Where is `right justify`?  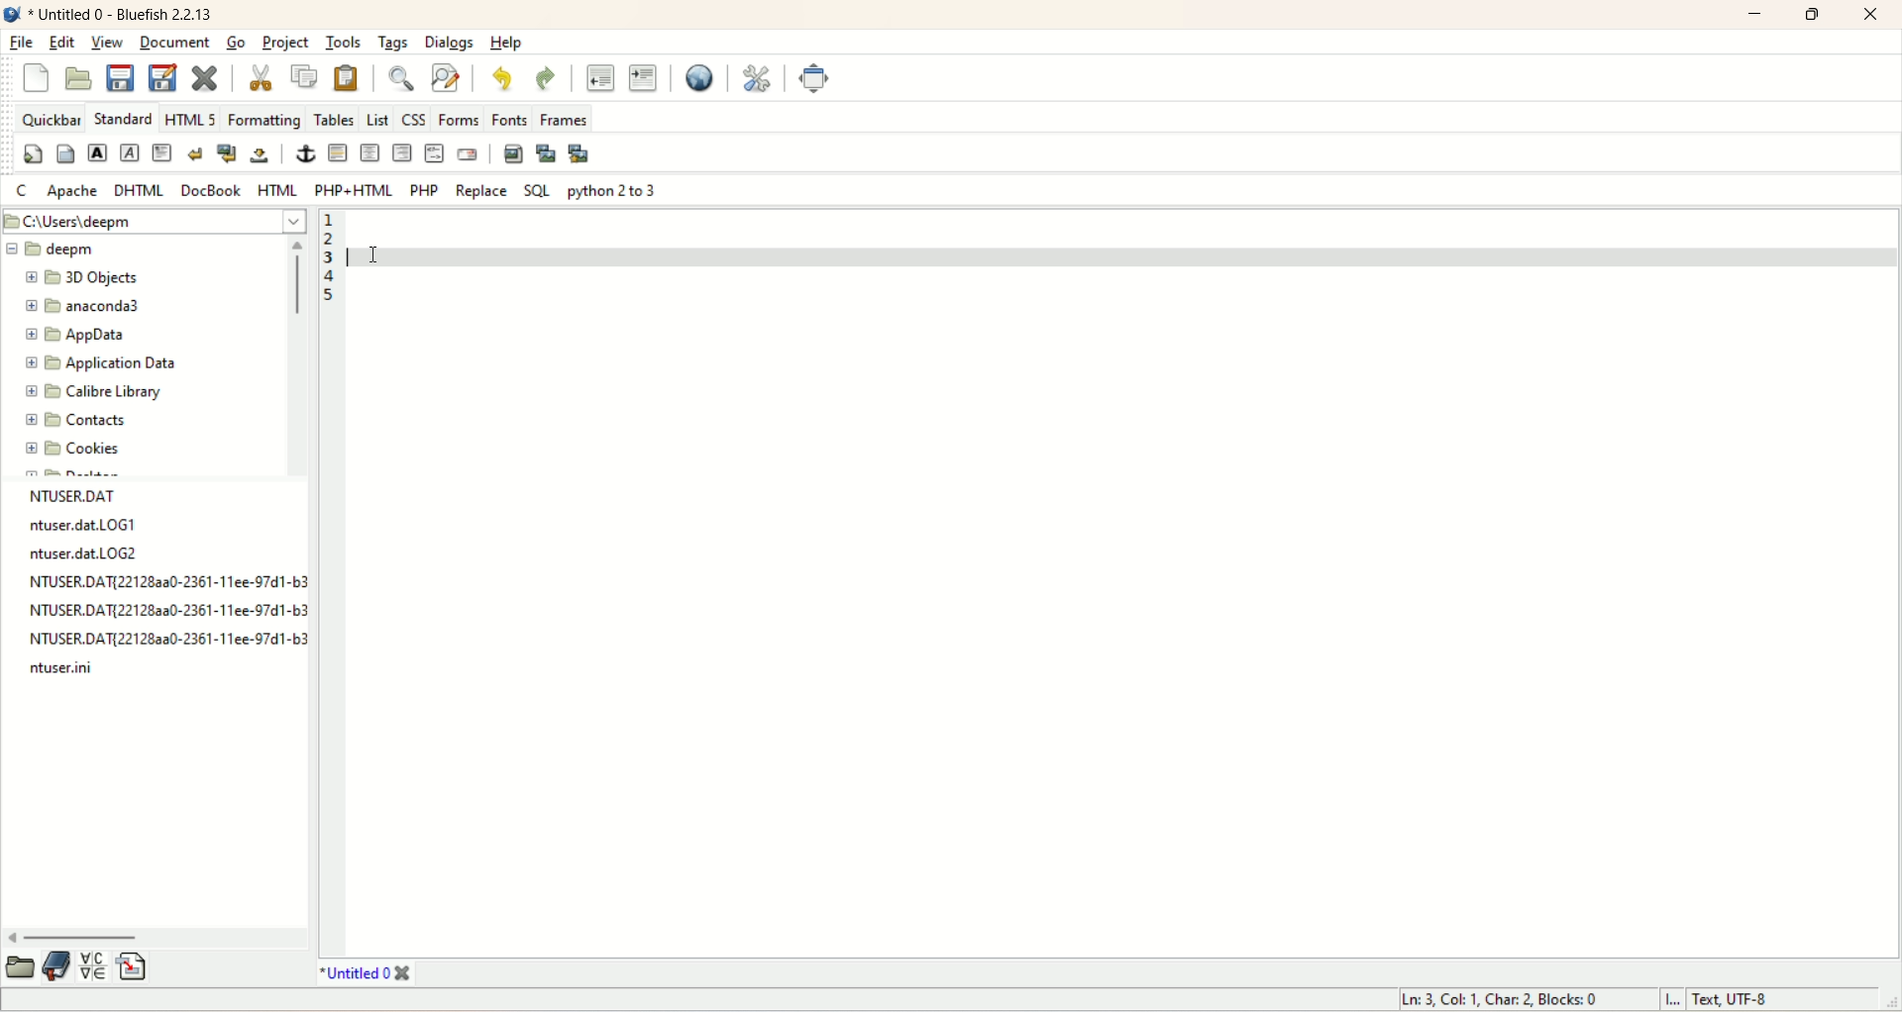
right justify is located at coordinates (401, 153).